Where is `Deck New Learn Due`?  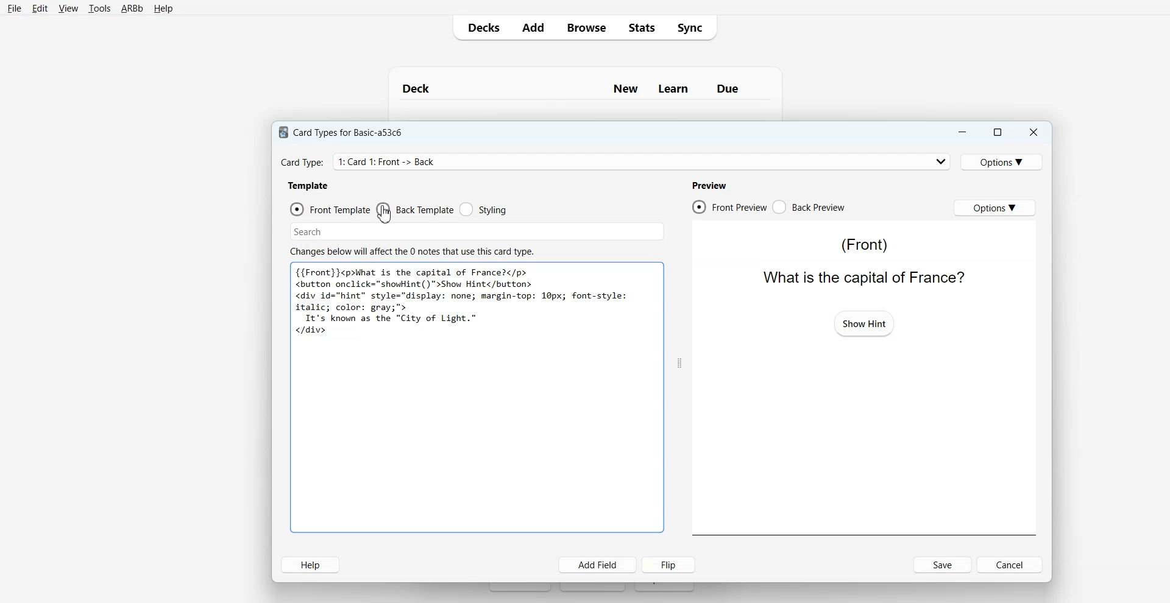
Deck New Learn Due is located at coordinates (577, 88).